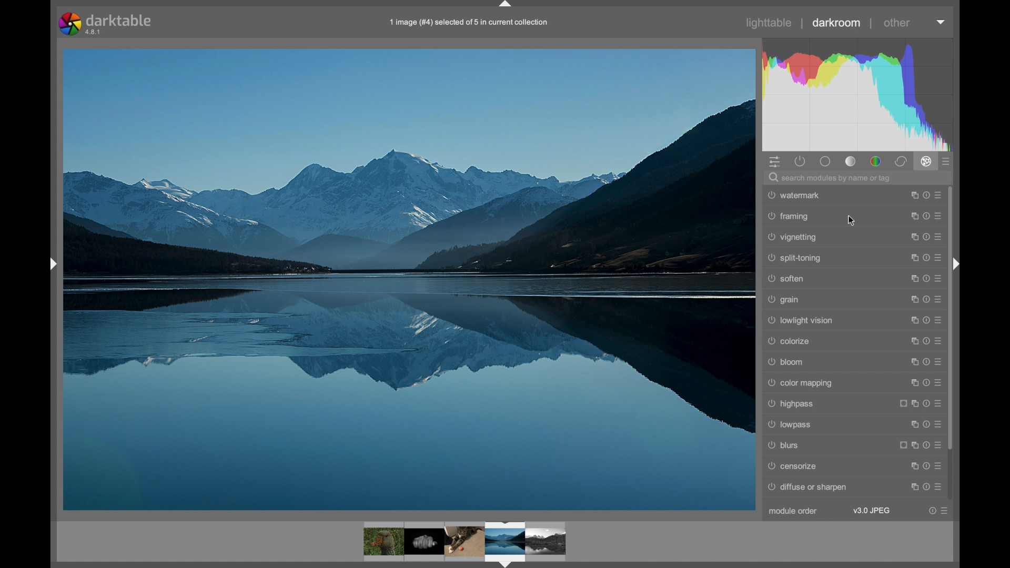 The width and height of the screenshot is (1010, 568). Describe the element at coordinates (470, 23) in the screenshot. I see `info` at that location.